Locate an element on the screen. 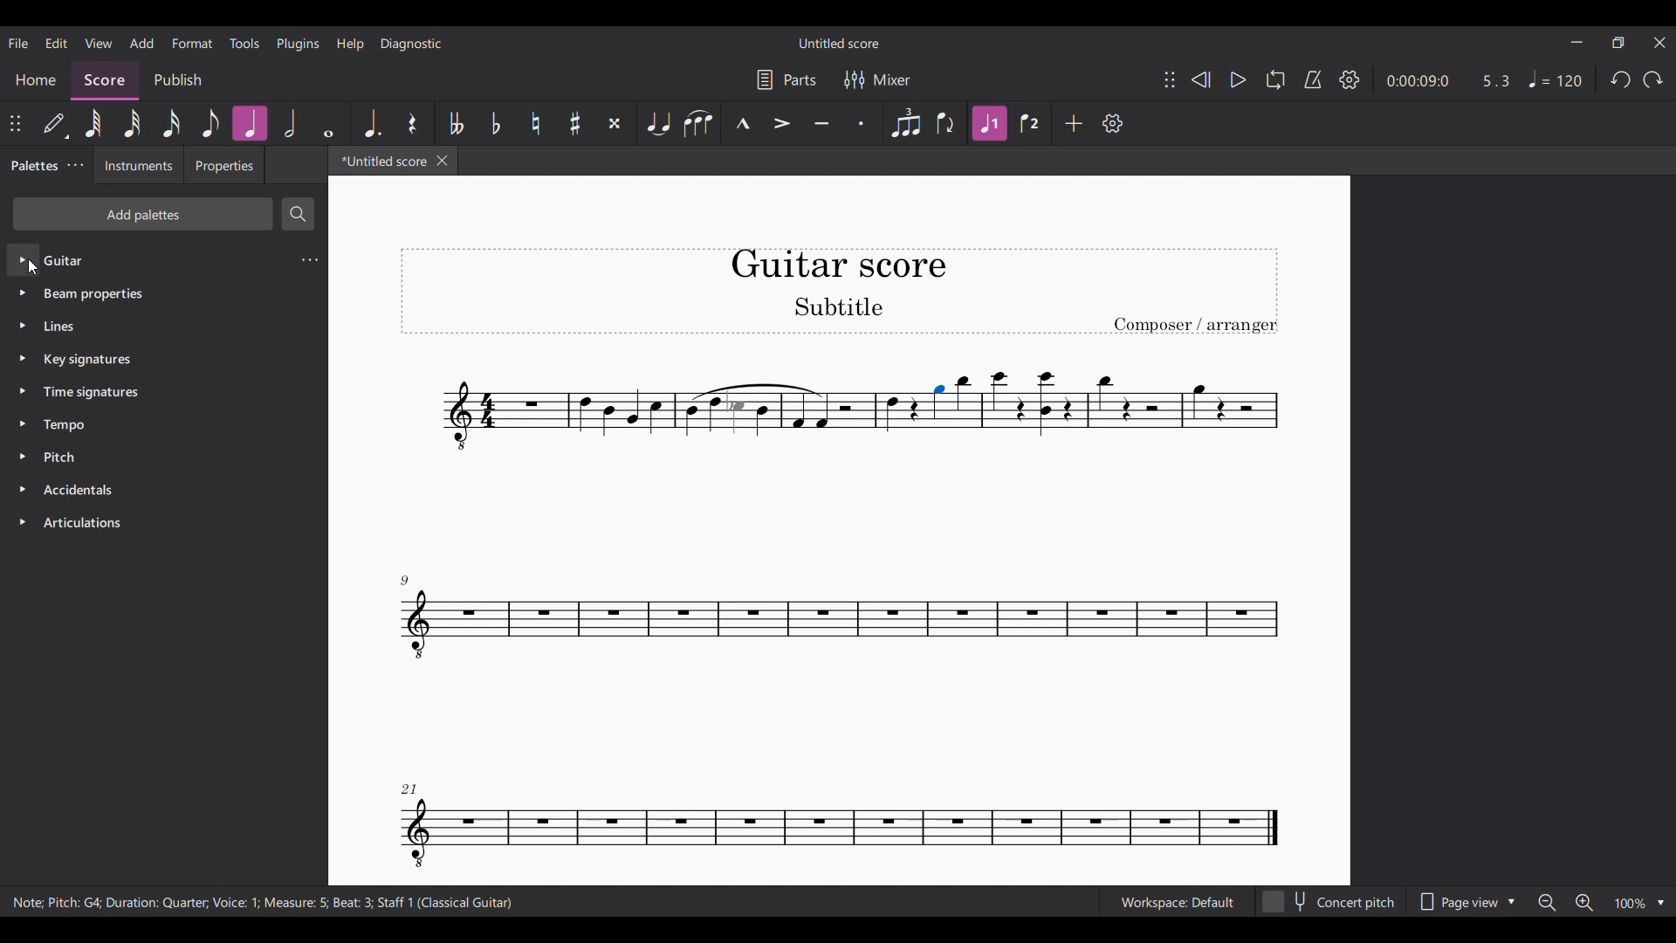 This screenshot has height=943, width=1676. Pitch is located at coordinates (62, 458).